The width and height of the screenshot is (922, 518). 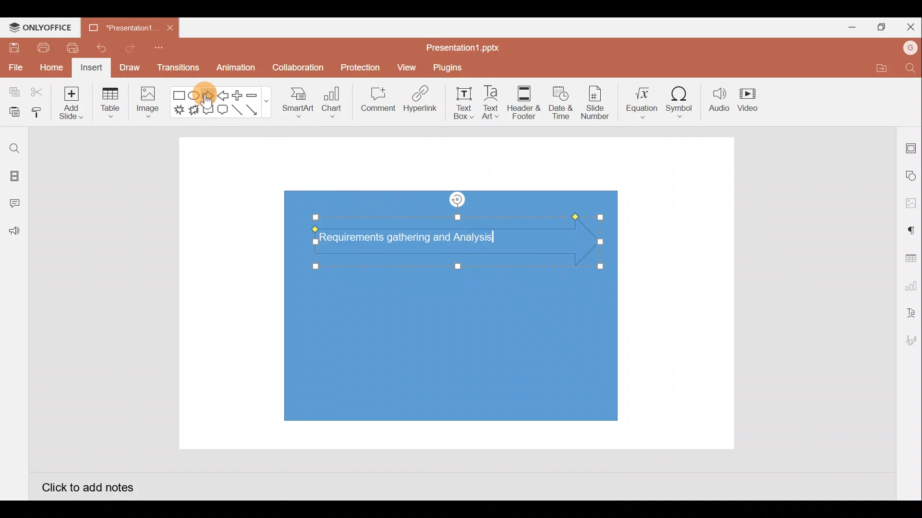 I want to click on Explosion 2, so click(x=194, y=111).